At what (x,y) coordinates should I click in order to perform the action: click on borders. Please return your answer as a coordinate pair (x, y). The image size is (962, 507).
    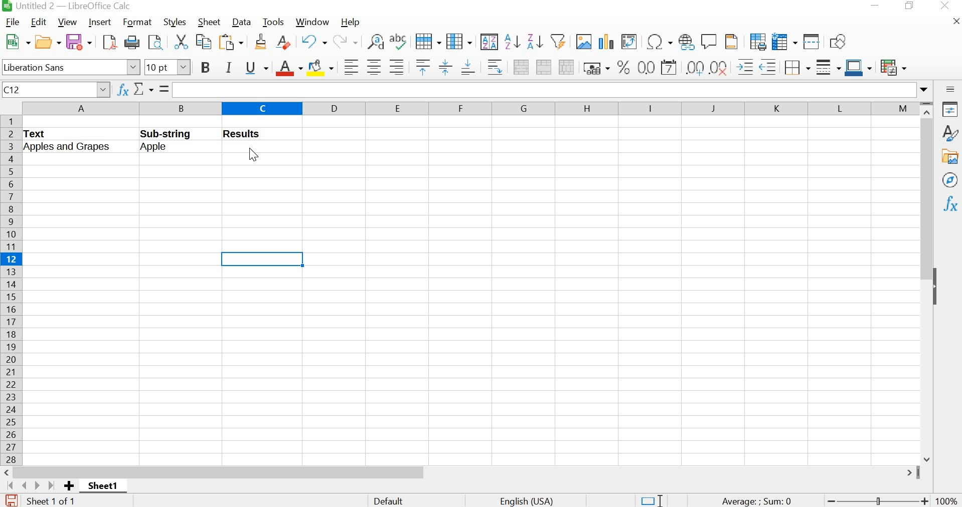
    Looking at the image, I should click on (796, 66).